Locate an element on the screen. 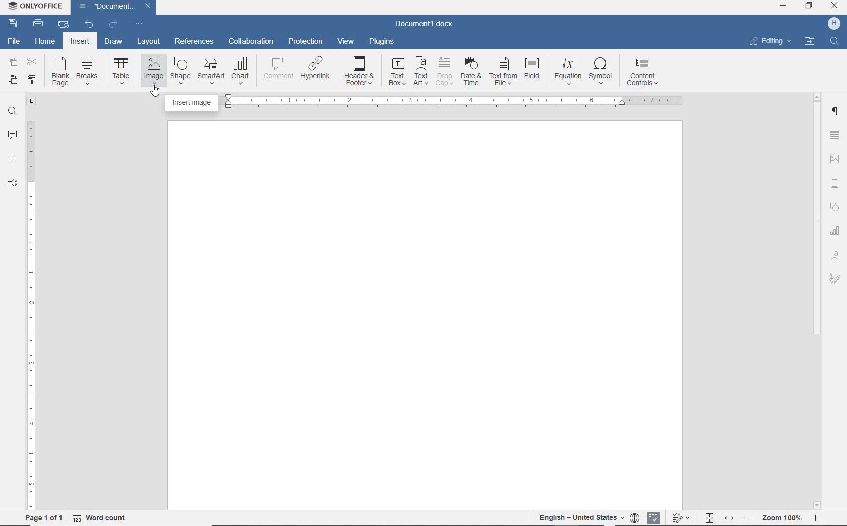  SmartArt is located at coordinates (210, 72).